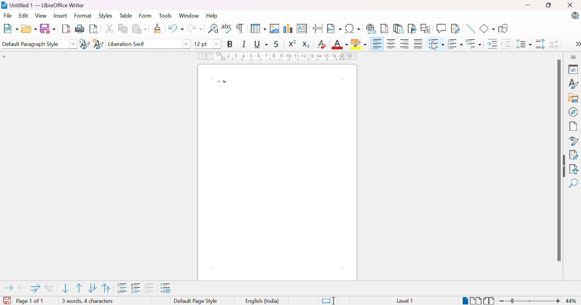 This screenshot has height=305, width=581. What do you see at coordinates (550, 5) in the screenshot?
I see `Restore down` at bounding box center [550, 5].